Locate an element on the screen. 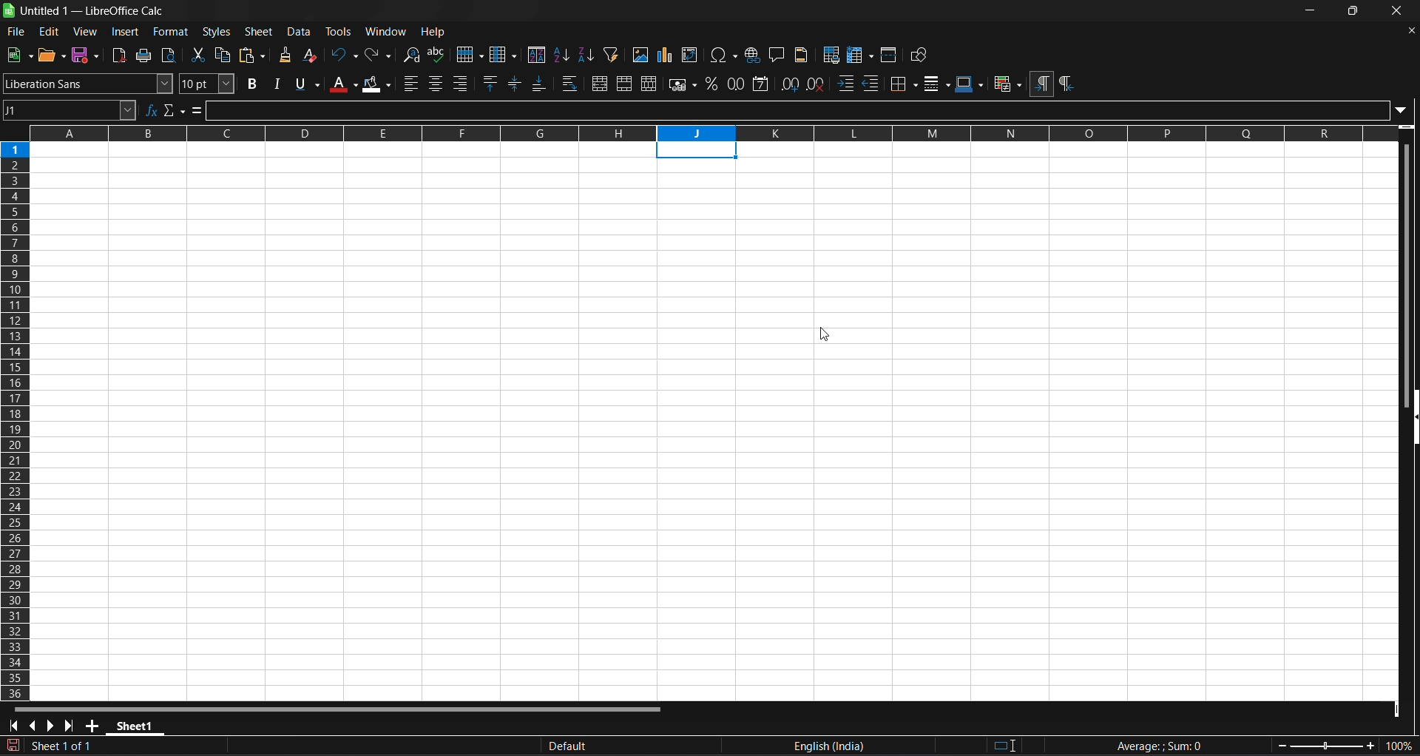  align right is located at coordinates (463, 83).